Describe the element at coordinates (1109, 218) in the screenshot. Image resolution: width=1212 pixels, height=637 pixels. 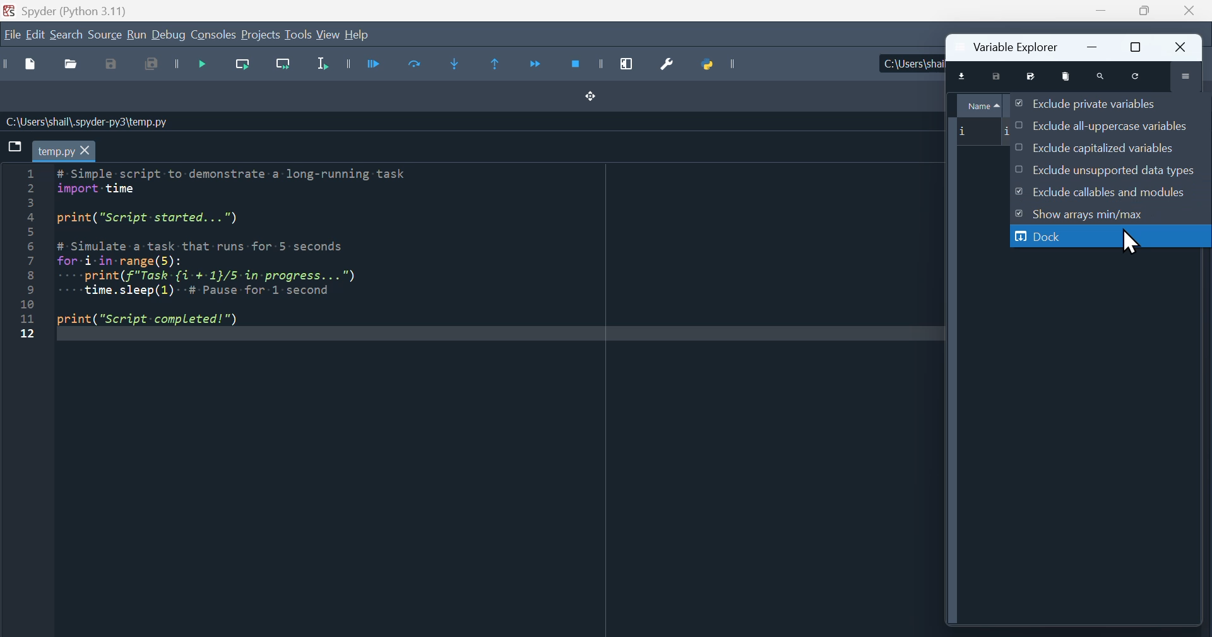
I see `show Arrays Min/Max` at that location.